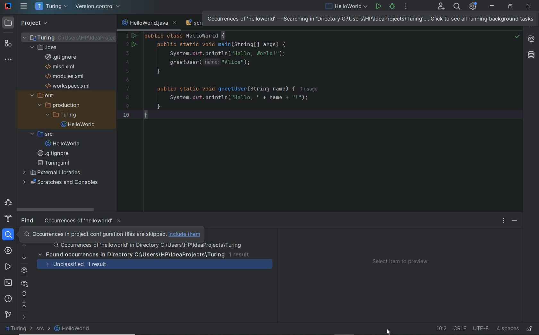  Describe the element at coordinates (503, 220) in the screenshot. I see `options` at that location.